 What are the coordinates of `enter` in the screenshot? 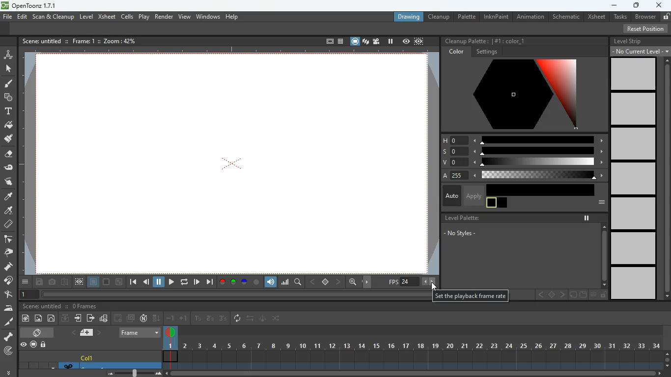 It's located at (77, 318).